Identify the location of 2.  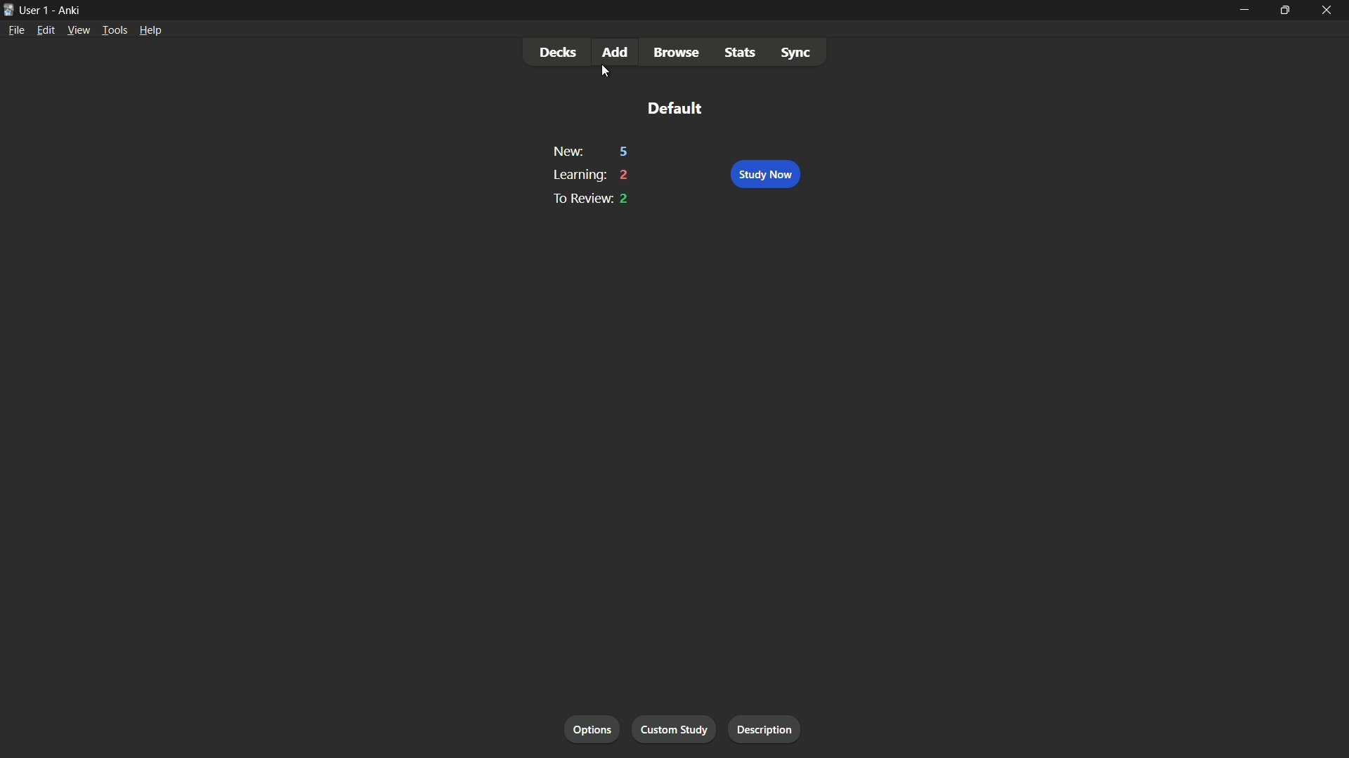
(623, 199).